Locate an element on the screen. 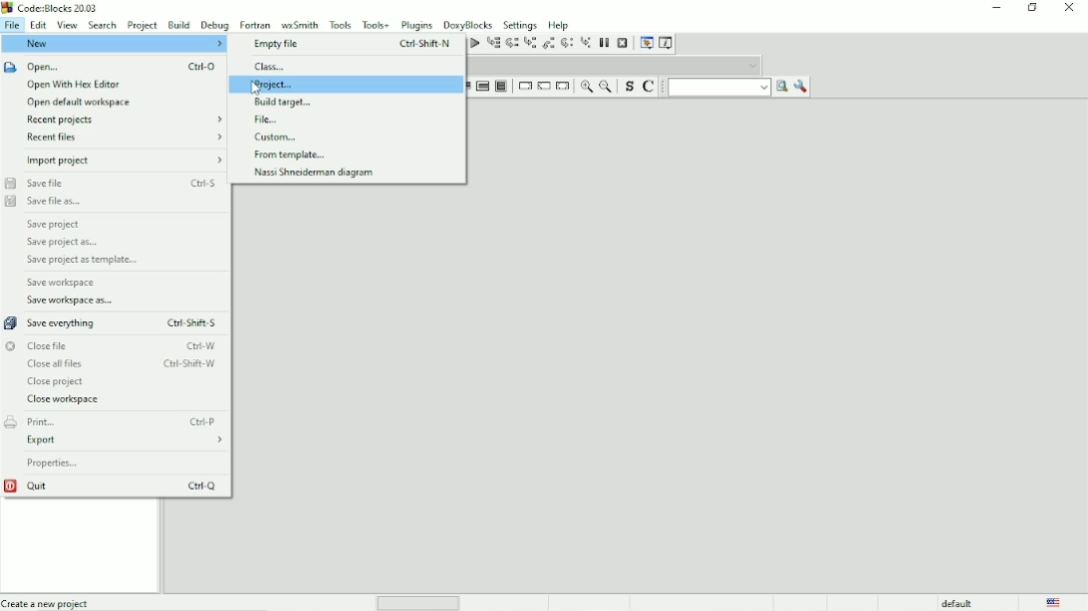  Toggle comments is located at coordinates (651, 86).